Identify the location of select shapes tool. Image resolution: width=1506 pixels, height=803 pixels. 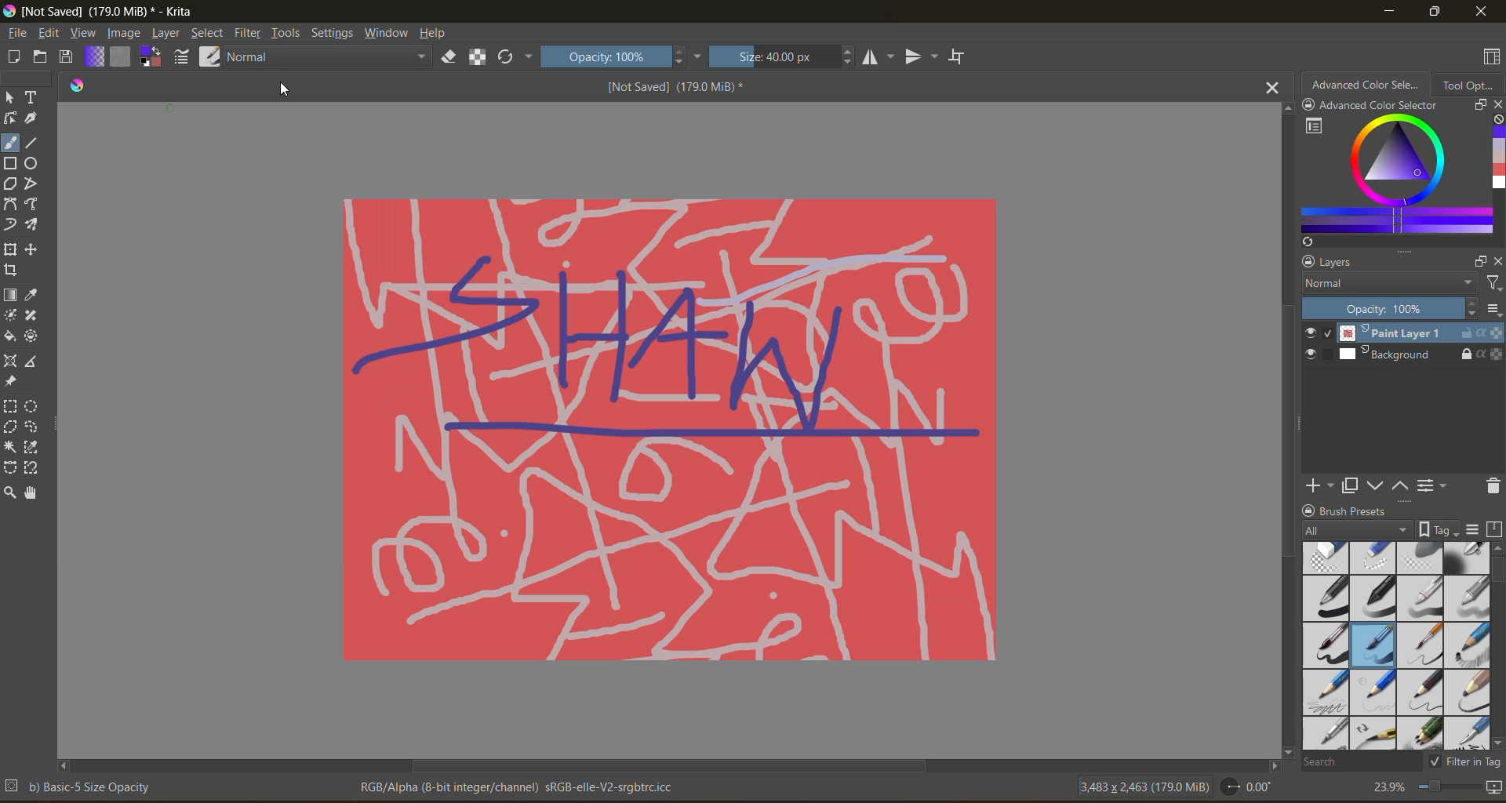
(10, 97).